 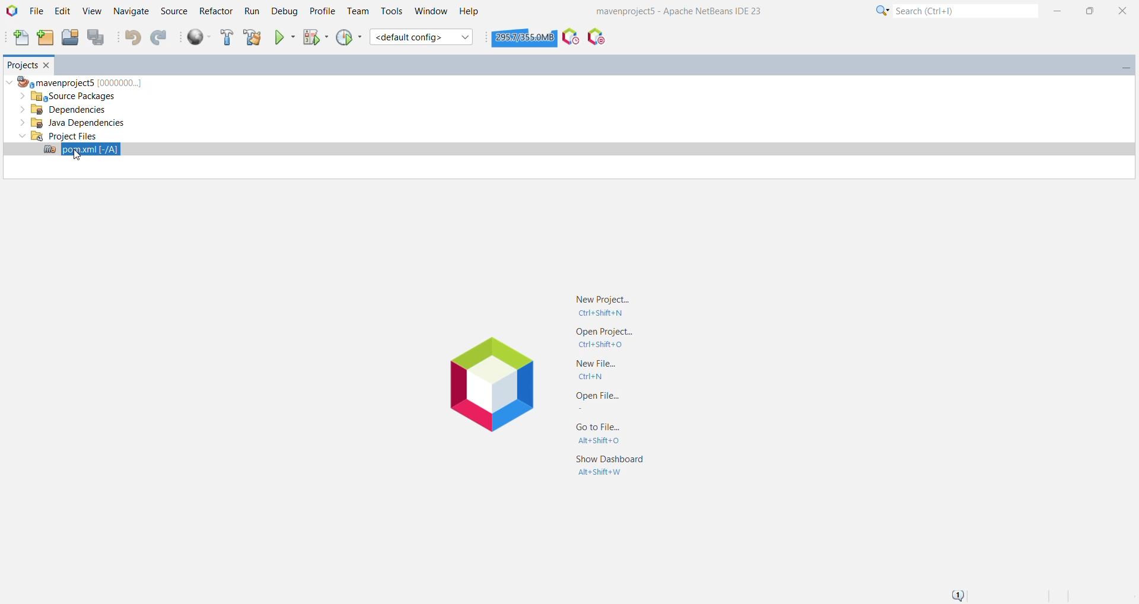 What do you see at coordinates (37, 12) in the screenshot?
I see `File` at bounding box center [37, 12].